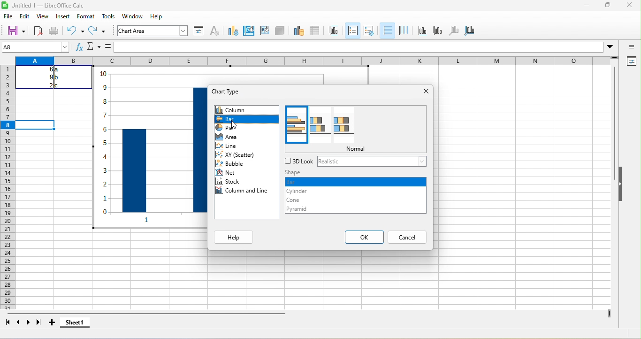 The height and width of the screenshot is (339, 641). I want to click on b, so click(58, 78).